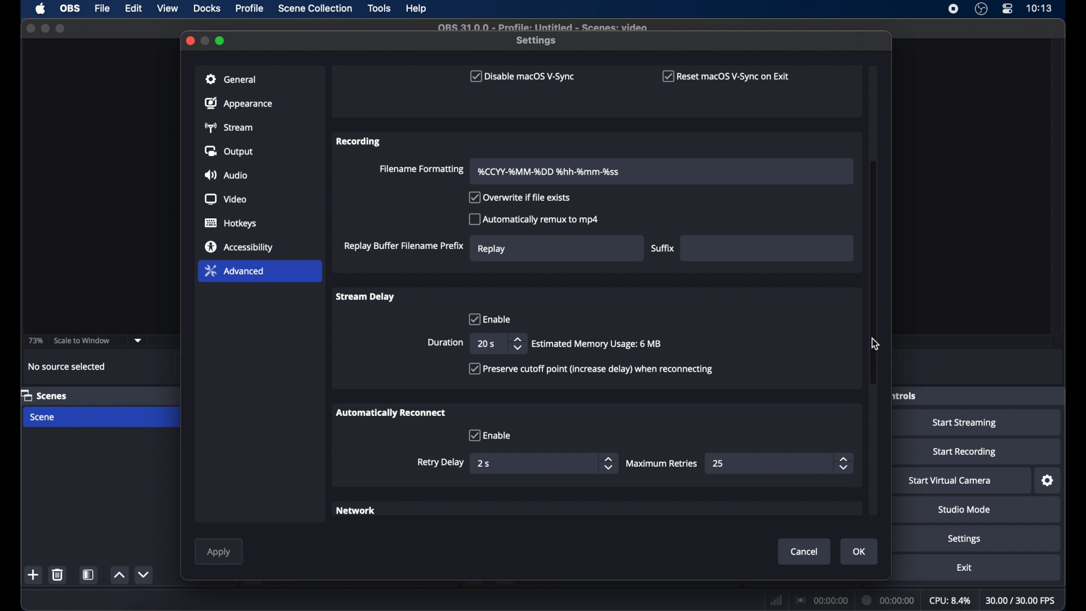 The image size is (1086, 611). Describe the element at coordinates (391, 412) in the screenshot. I see `automatically reconnect` at that location.